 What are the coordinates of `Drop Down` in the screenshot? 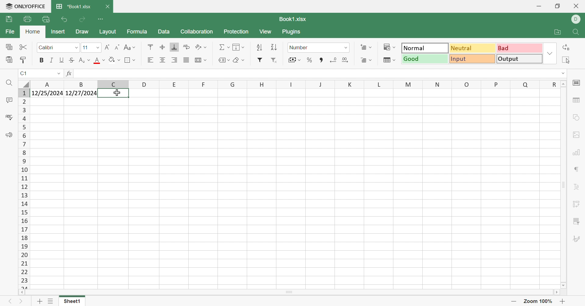 It's located at (561, 74).